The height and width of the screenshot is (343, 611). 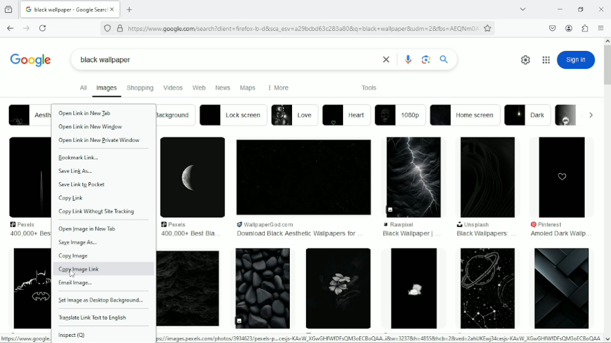 I want to click on scroll down, so click(x=607, y=339).